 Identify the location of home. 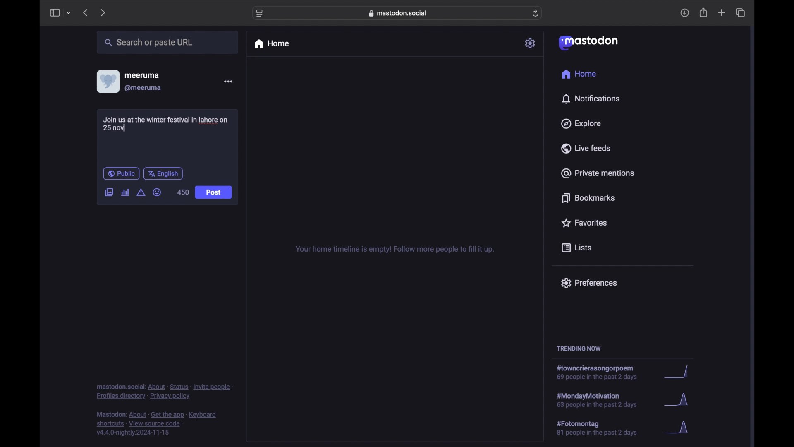
(579, 74).